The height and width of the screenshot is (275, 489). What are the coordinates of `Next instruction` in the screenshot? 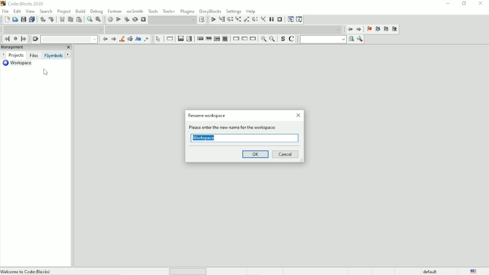 It's located at (255, 20).